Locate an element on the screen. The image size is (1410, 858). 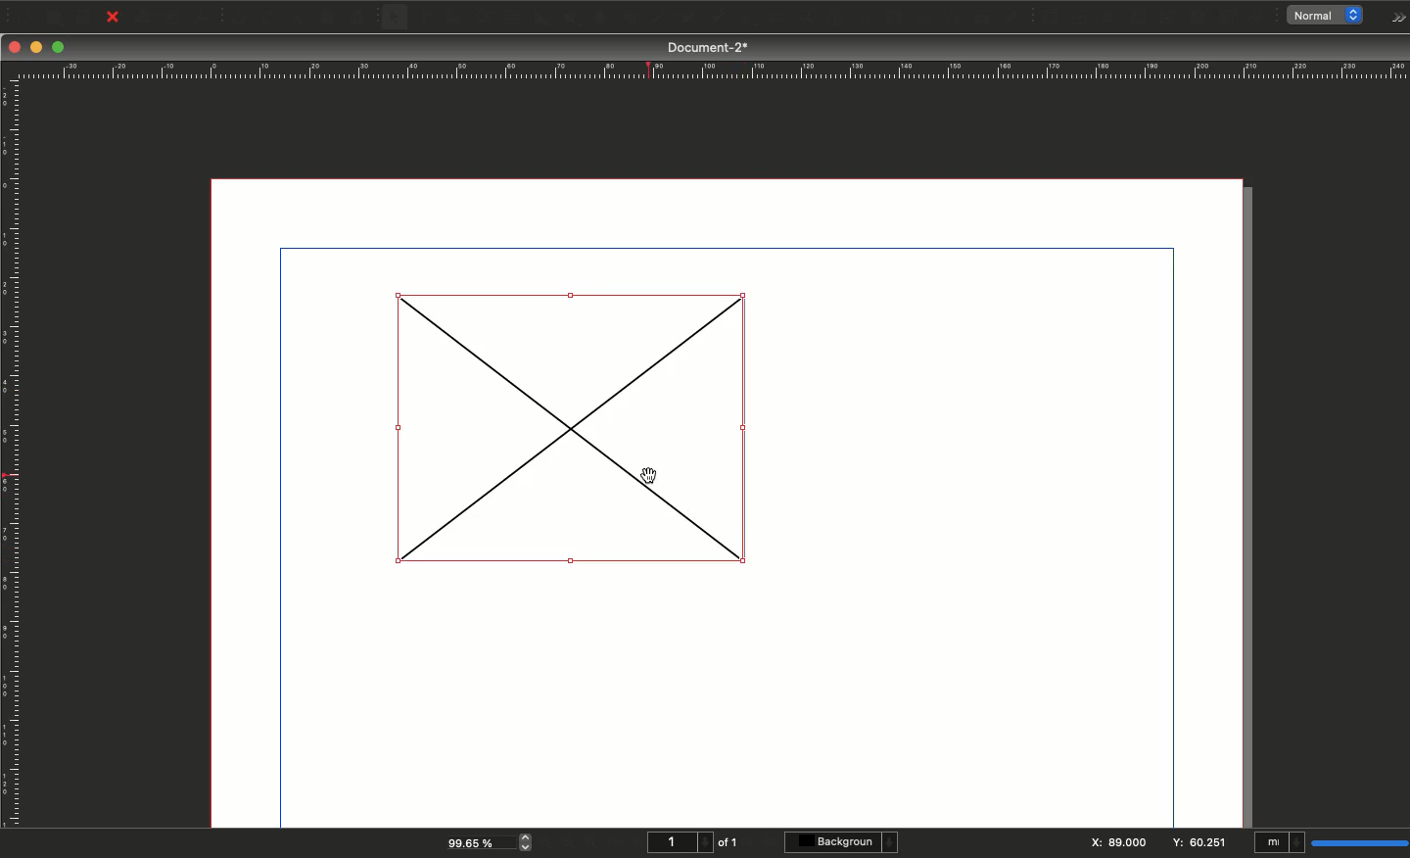
Open is located at coordinates (52, 18).